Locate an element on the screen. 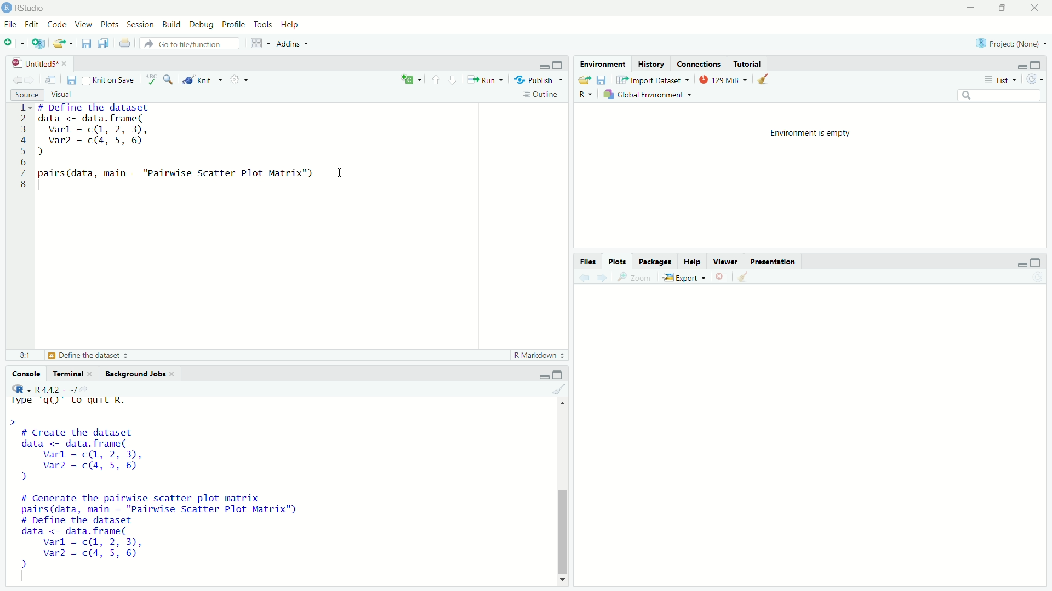  View the current working directory is located at coordinates (85, 387).